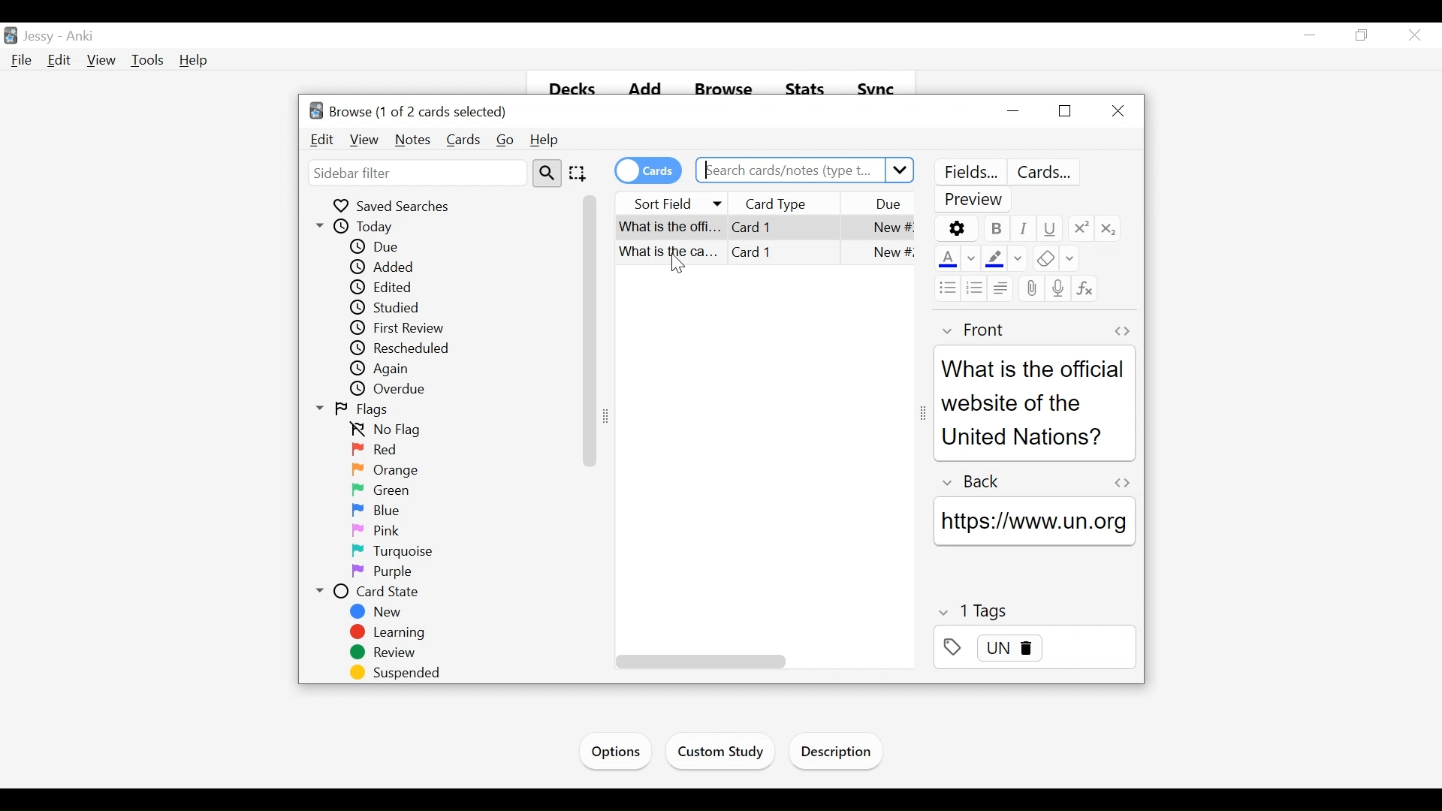  I want to click on Flags, so click(355, 411).